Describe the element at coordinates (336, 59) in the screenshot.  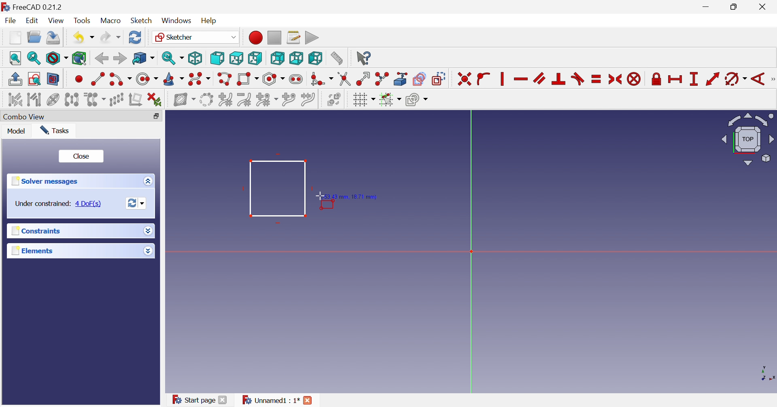
I see `Measure distance` at that location.